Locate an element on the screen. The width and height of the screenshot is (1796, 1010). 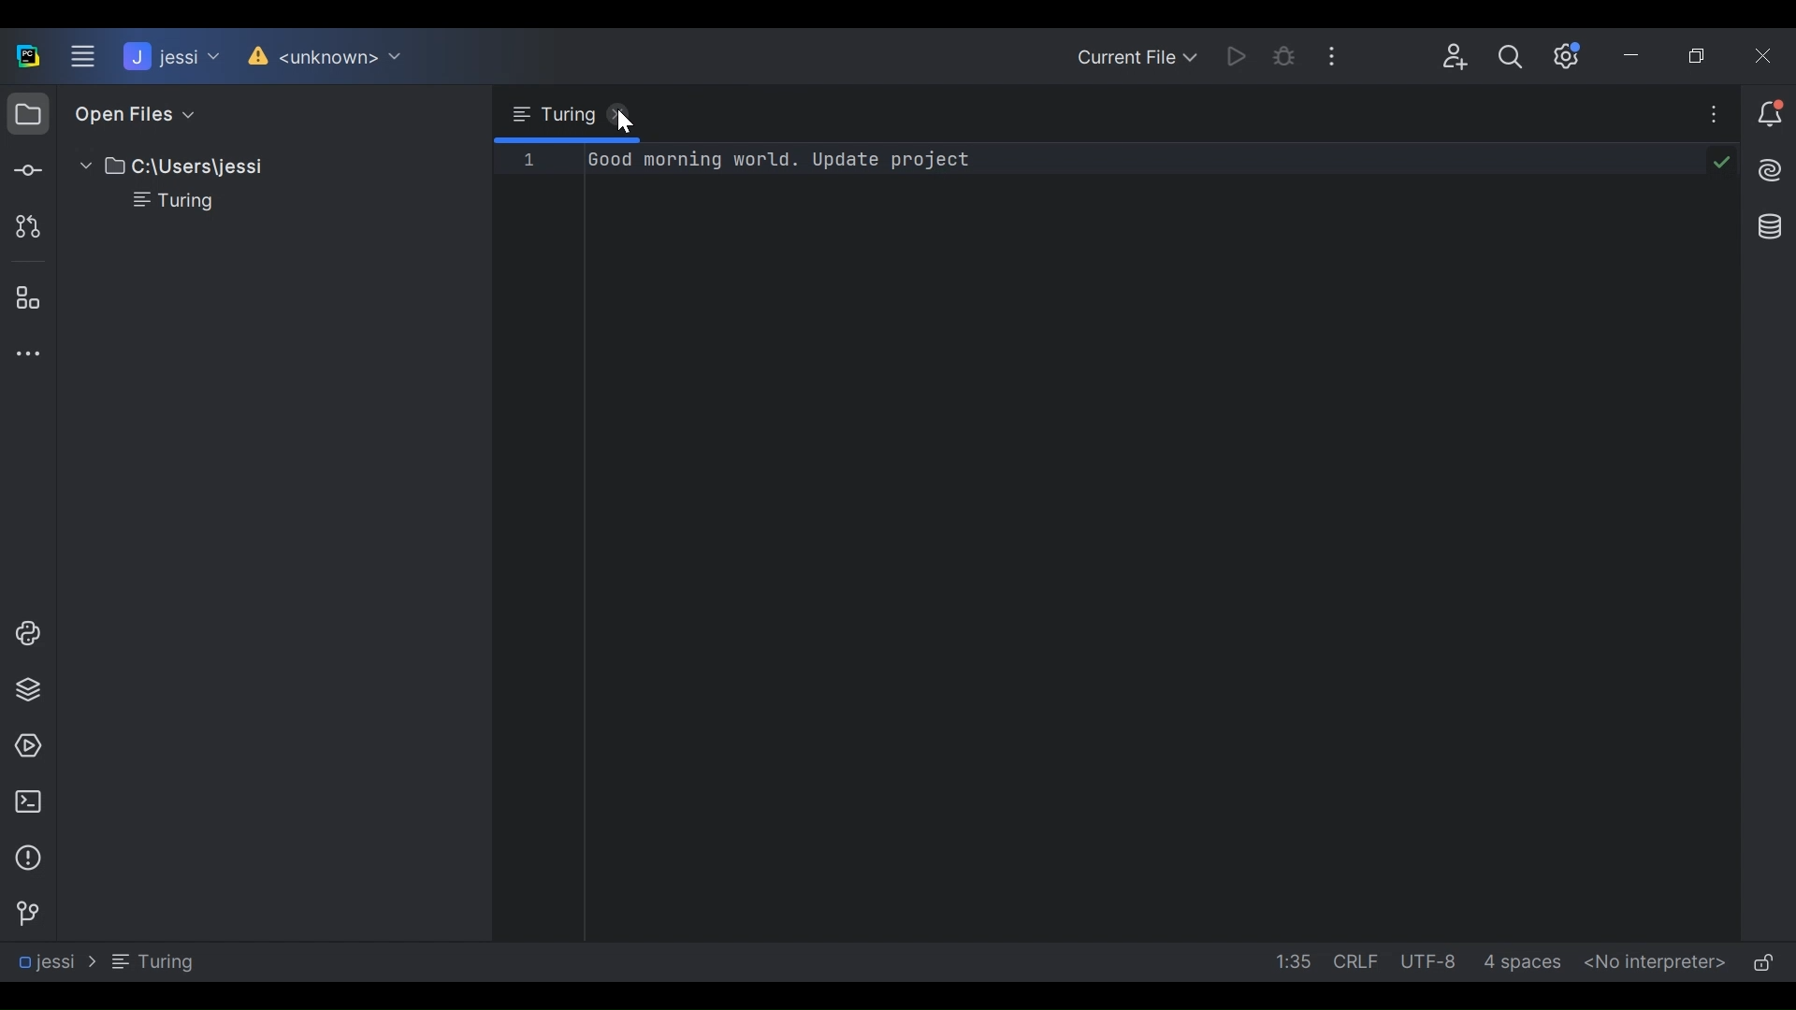
Project Directory is located at coordinates (163, 168).